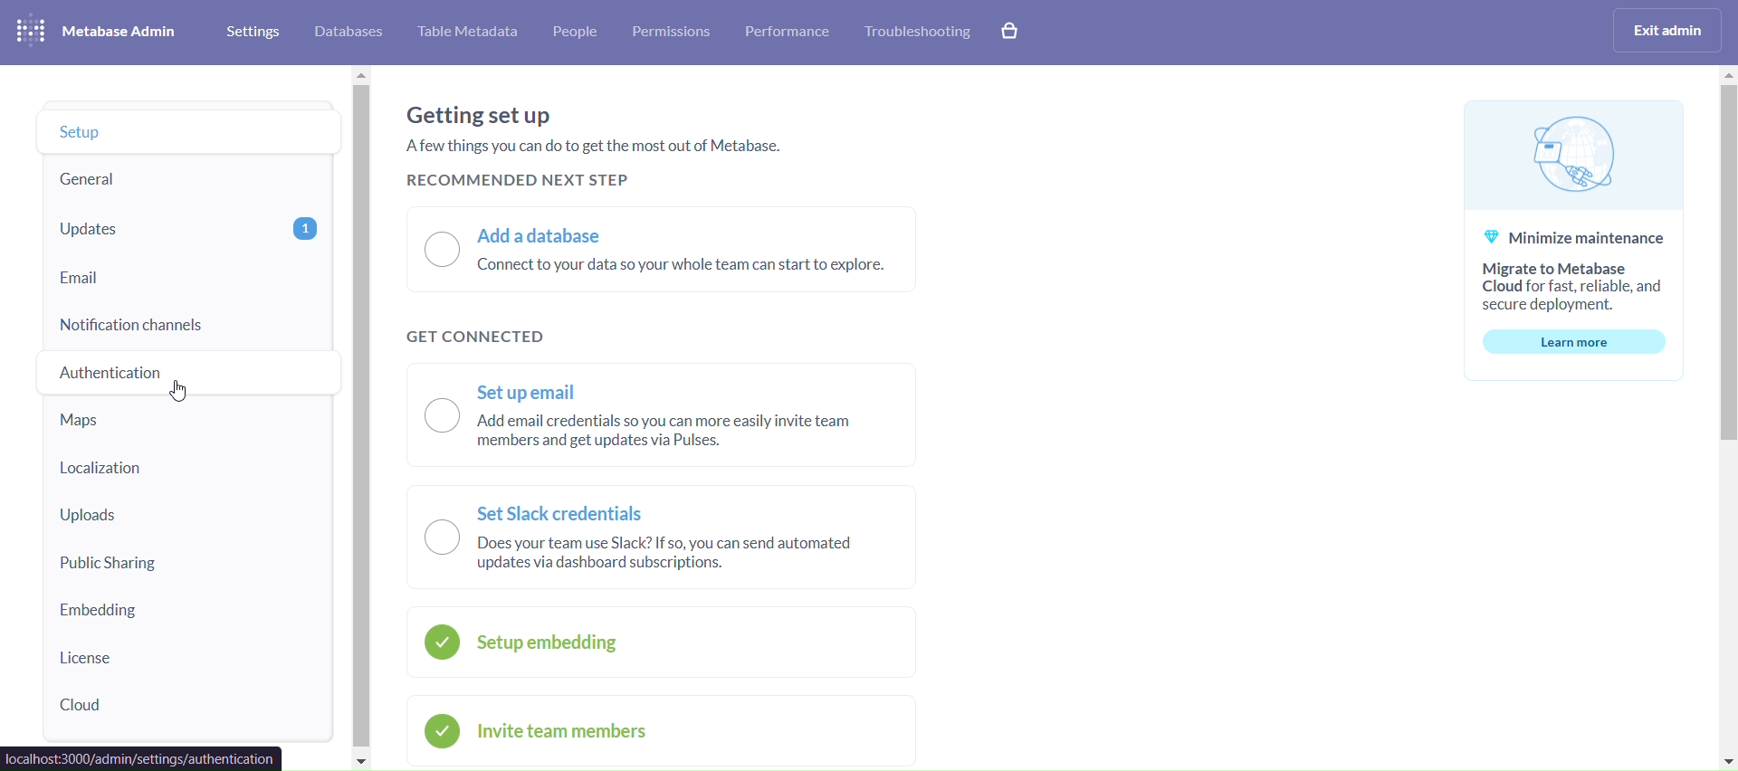 The image size is (1738, 771). What do you see at coordinates (250, 32) in the screenshot?
I see `settings` at bounding box center [250, 32].